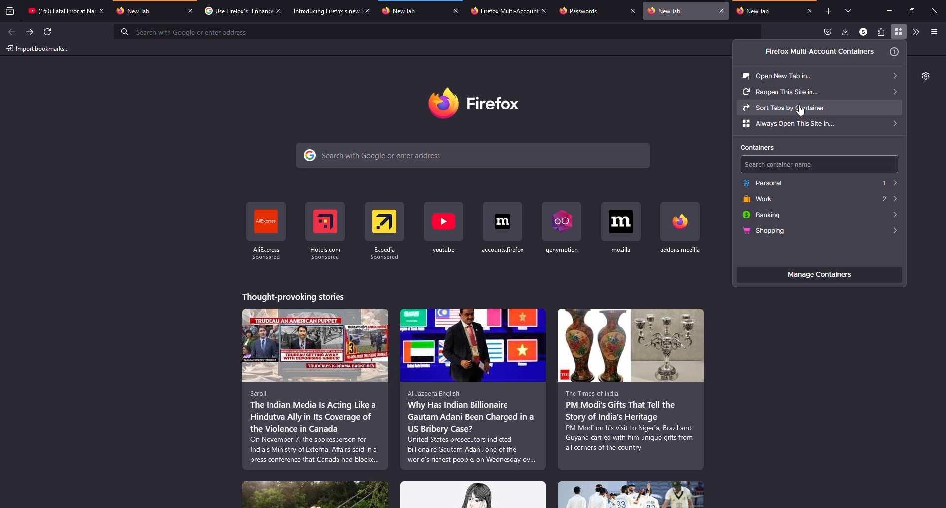  Describe the element at coordinates (411, 10) in the screenshot. I see `tab` at that location.